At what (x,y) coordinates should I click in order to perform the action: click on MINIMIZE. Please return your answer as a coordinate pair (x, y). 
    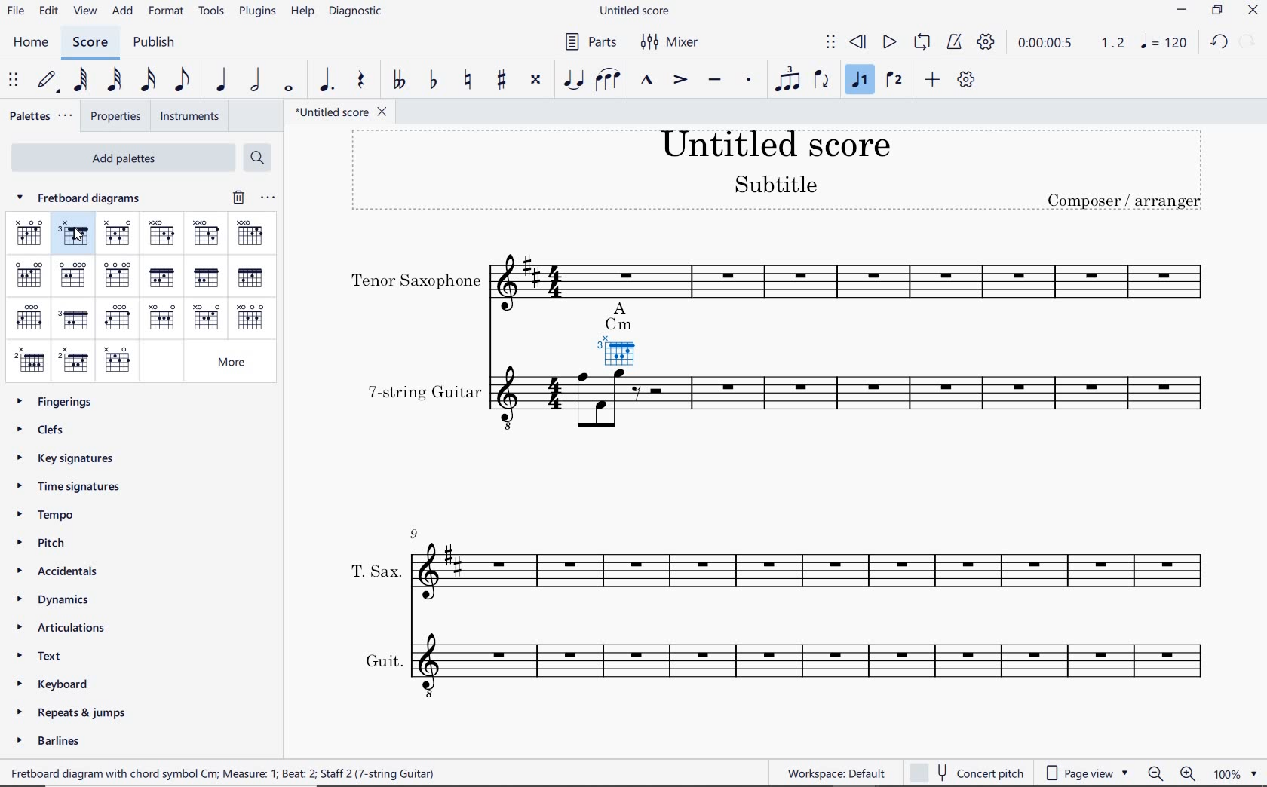
    Looking at the image, I should click on (1180, 11).